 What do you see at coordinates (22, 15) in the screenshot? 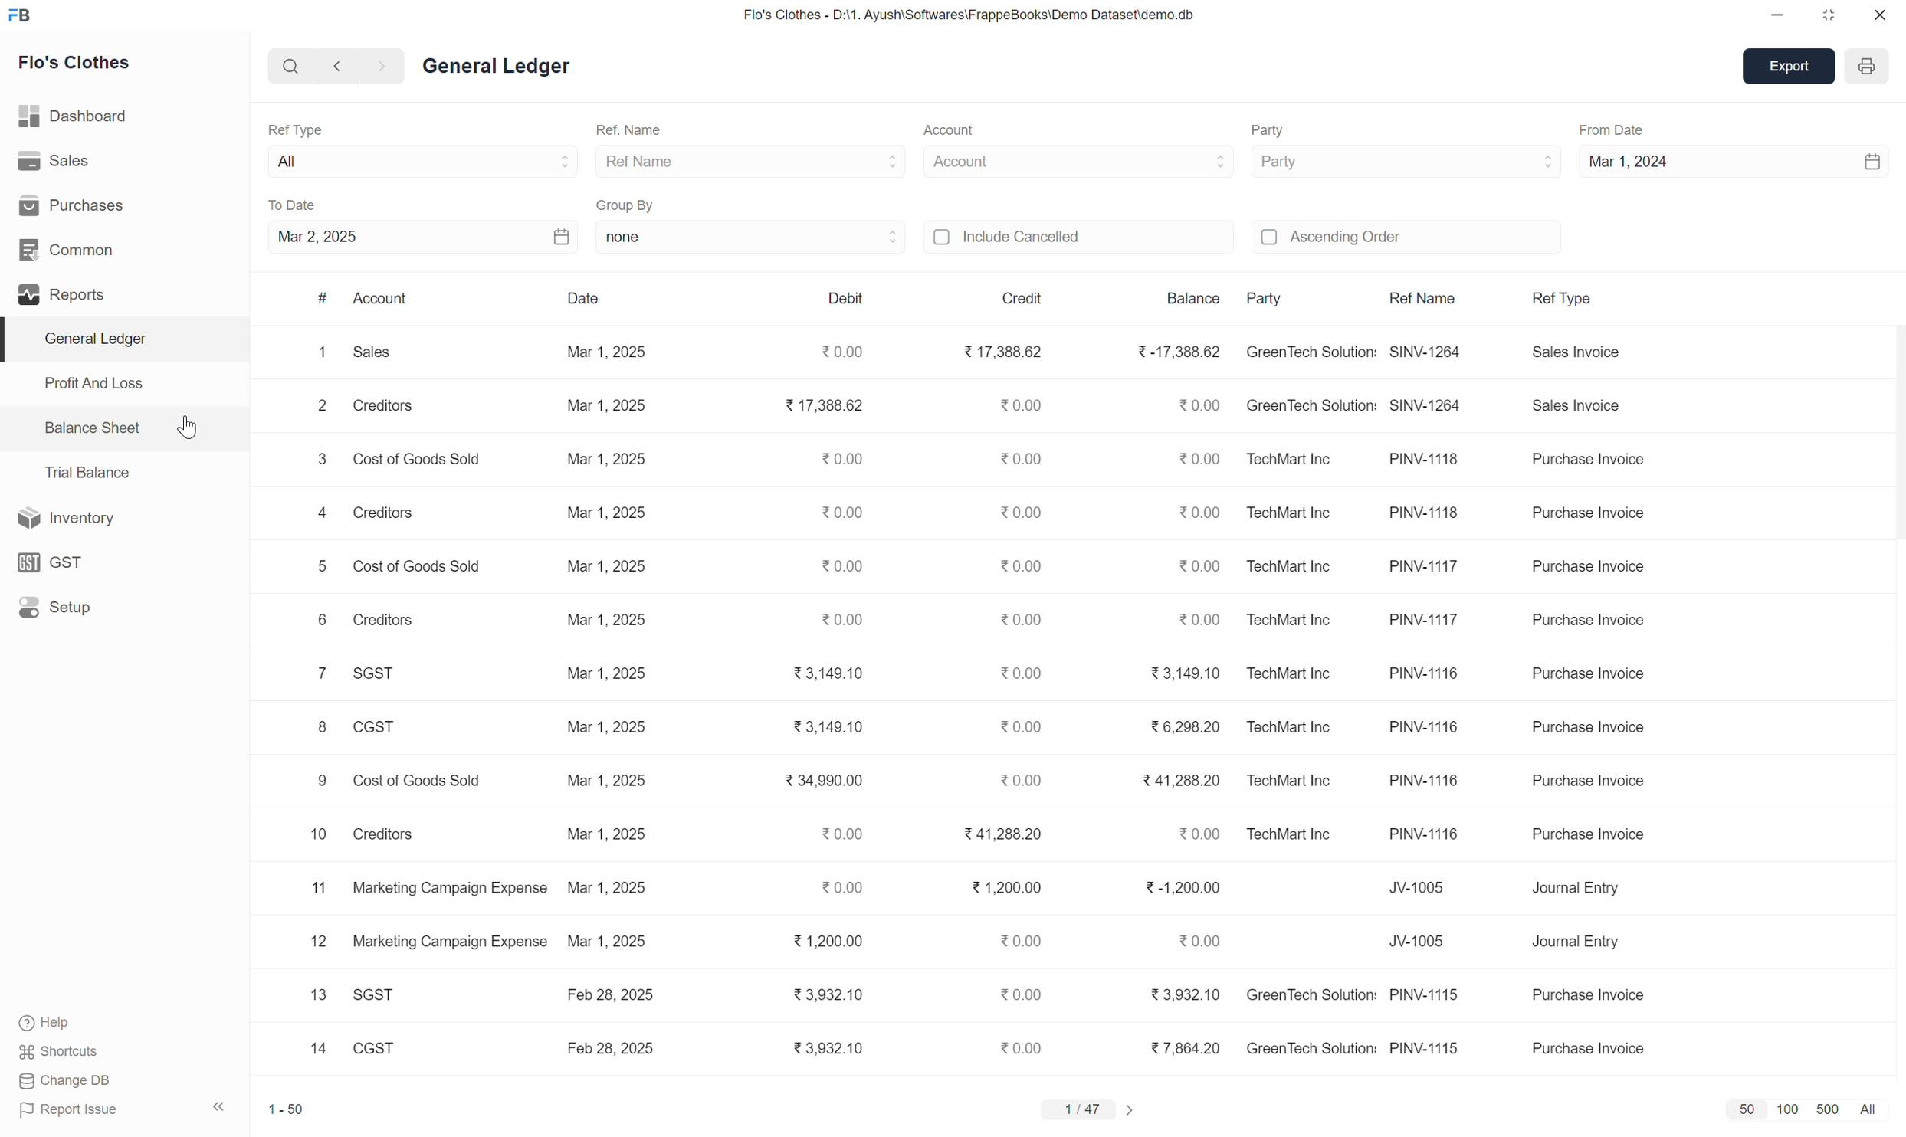
I see `FB` at bounding box center [22, 15].